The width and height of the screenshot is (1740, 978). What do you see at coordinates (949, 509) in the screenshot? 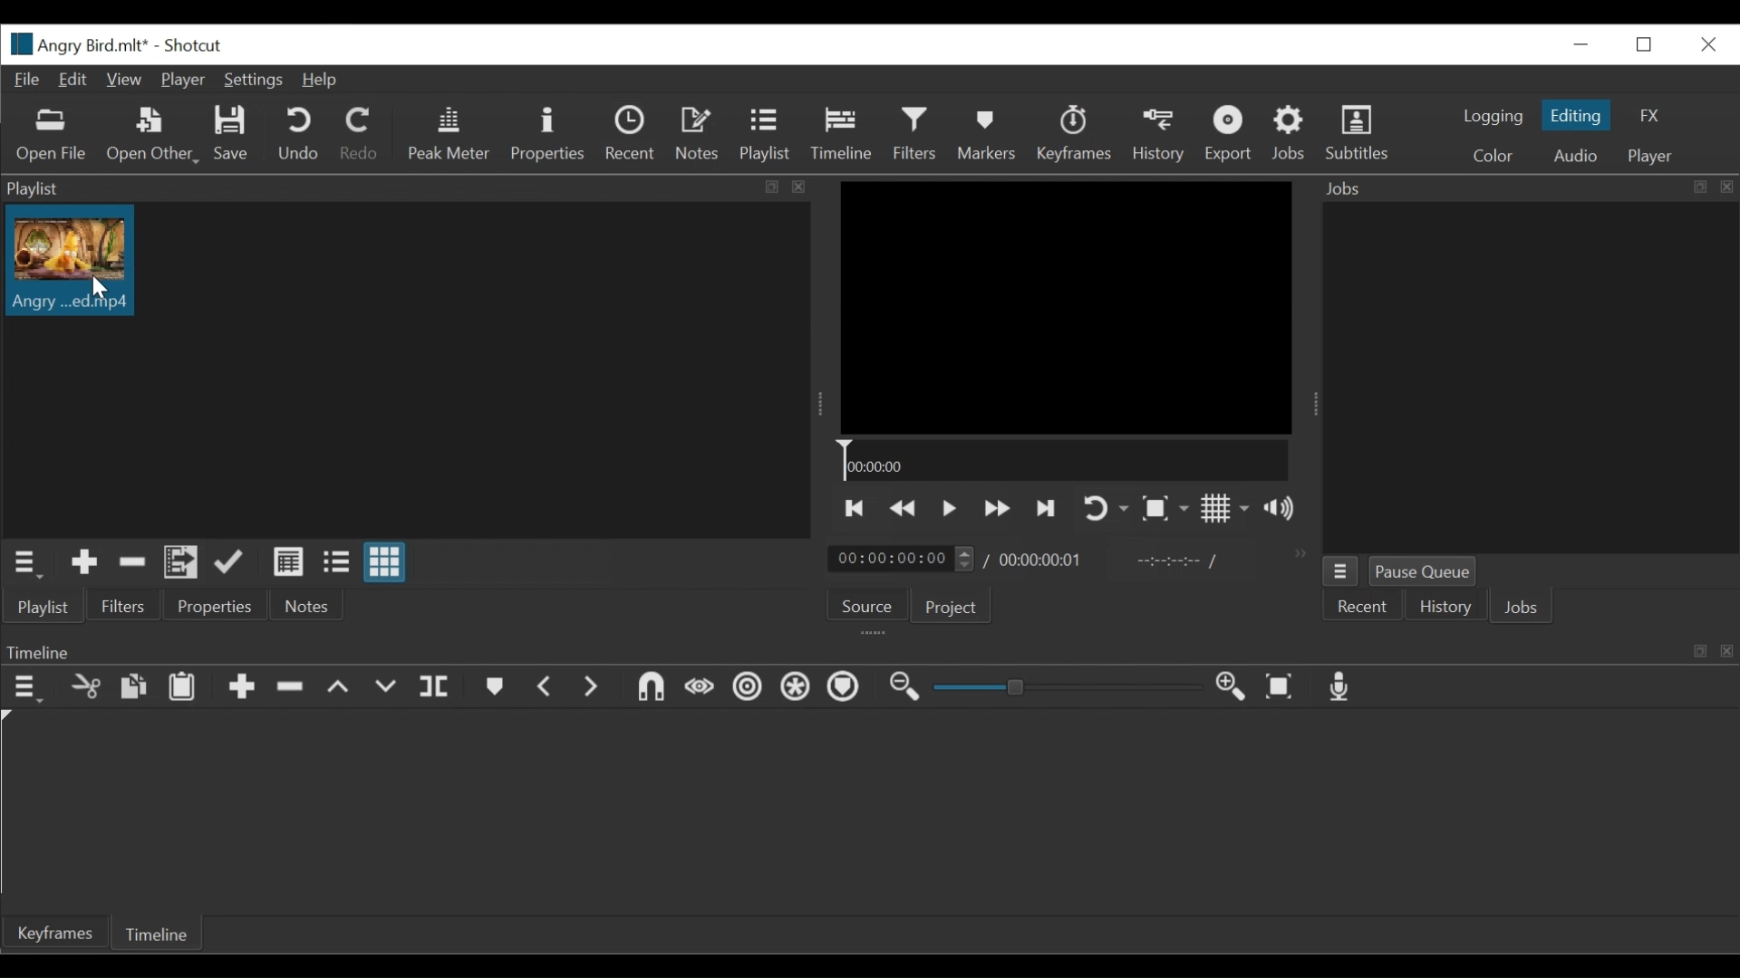
I see `Toggle play or pause (space)` at bounding box center [949, 509].